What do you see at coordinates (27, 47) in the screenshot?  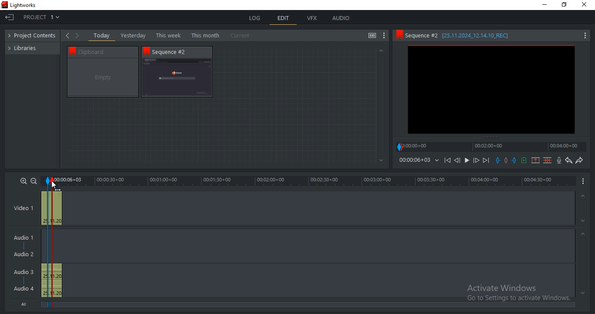 I see `libraries` at bounding box center [27, 47].